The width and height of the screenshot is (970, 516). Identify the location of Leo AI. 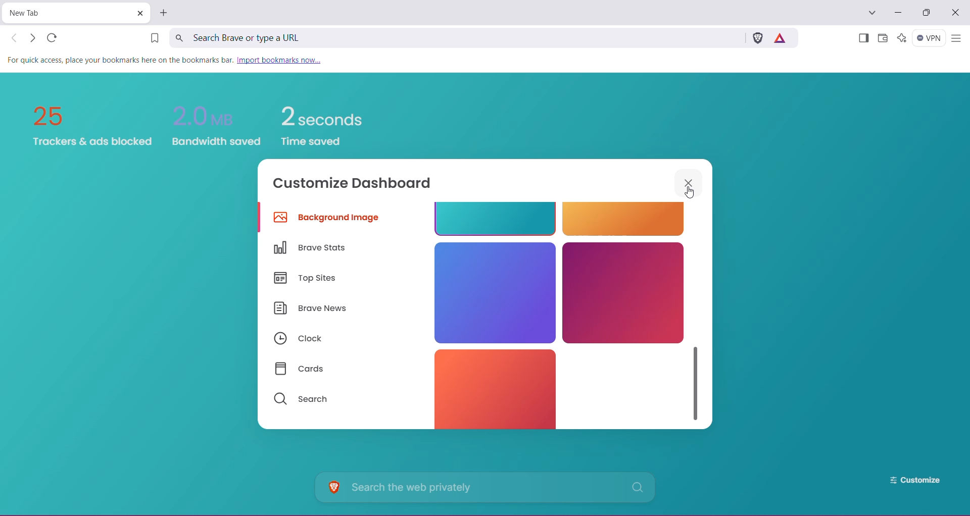
(901, 38).